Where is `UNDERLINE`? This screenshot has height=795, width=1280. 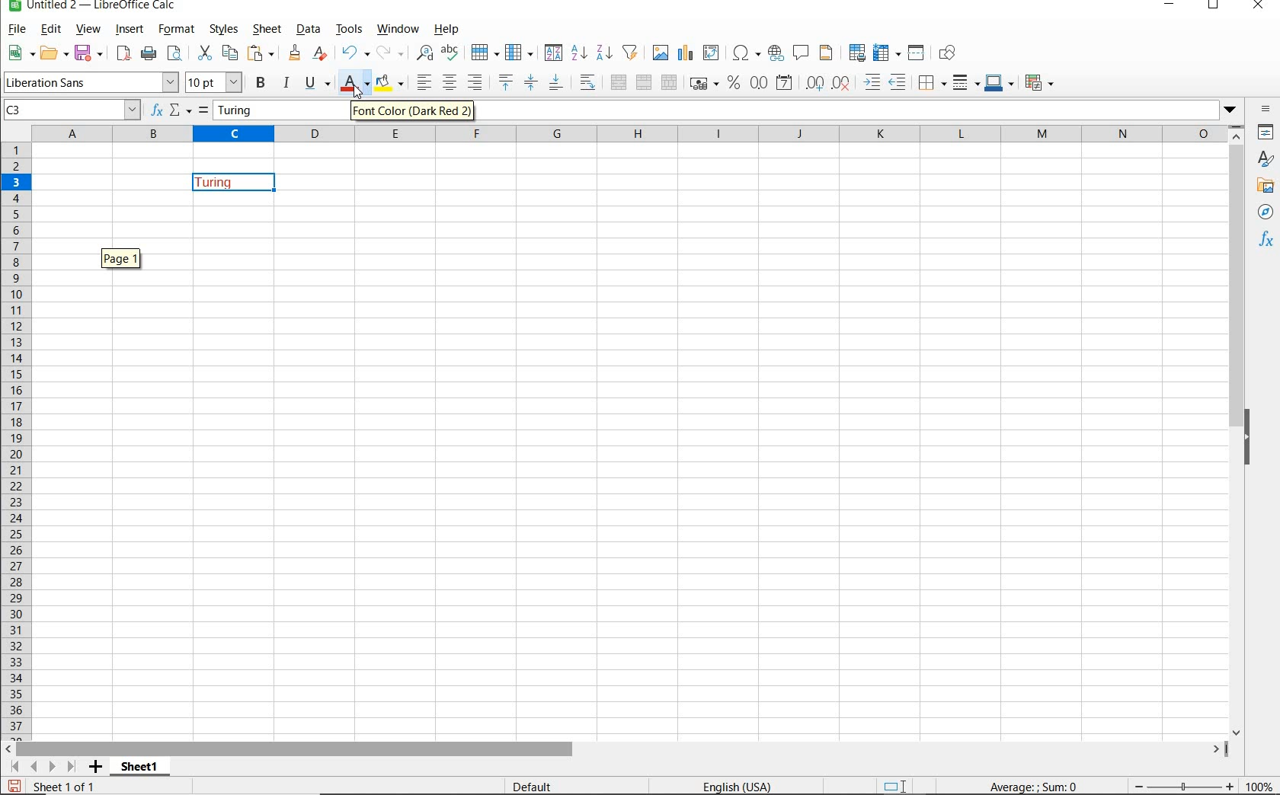
UNDERLINE is located at coordinates (318, 85).